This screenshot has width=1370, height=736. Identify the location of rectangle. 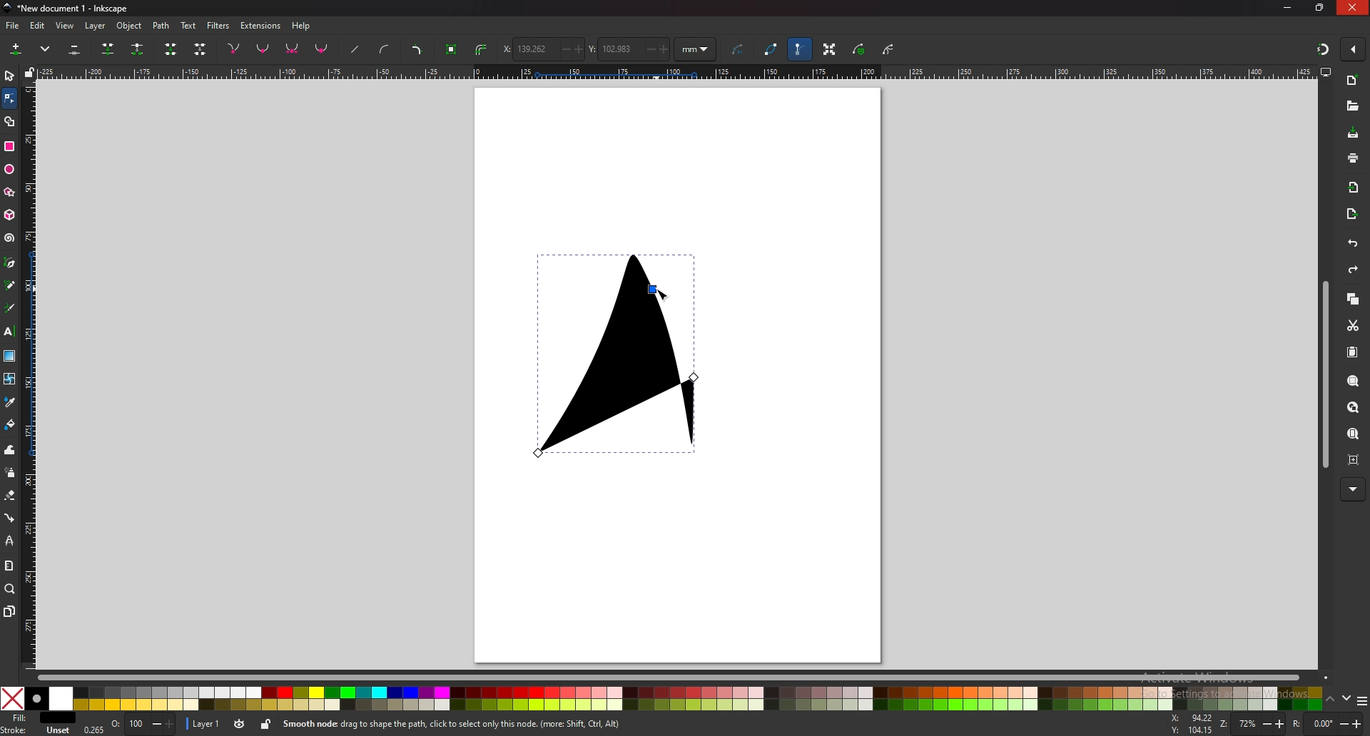
(9, 146).